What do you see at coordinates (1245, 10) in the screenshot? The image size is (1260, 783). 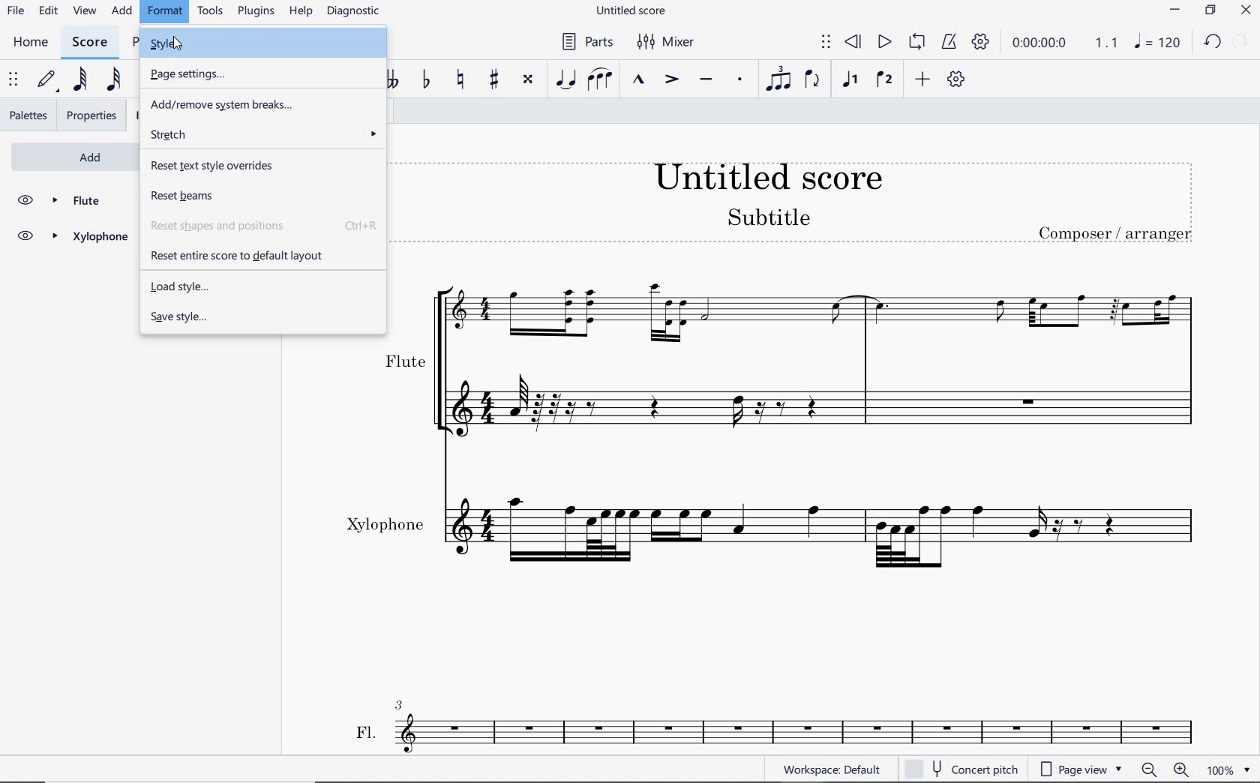 I see `CLOSE` at bounding box center [1245, 10].